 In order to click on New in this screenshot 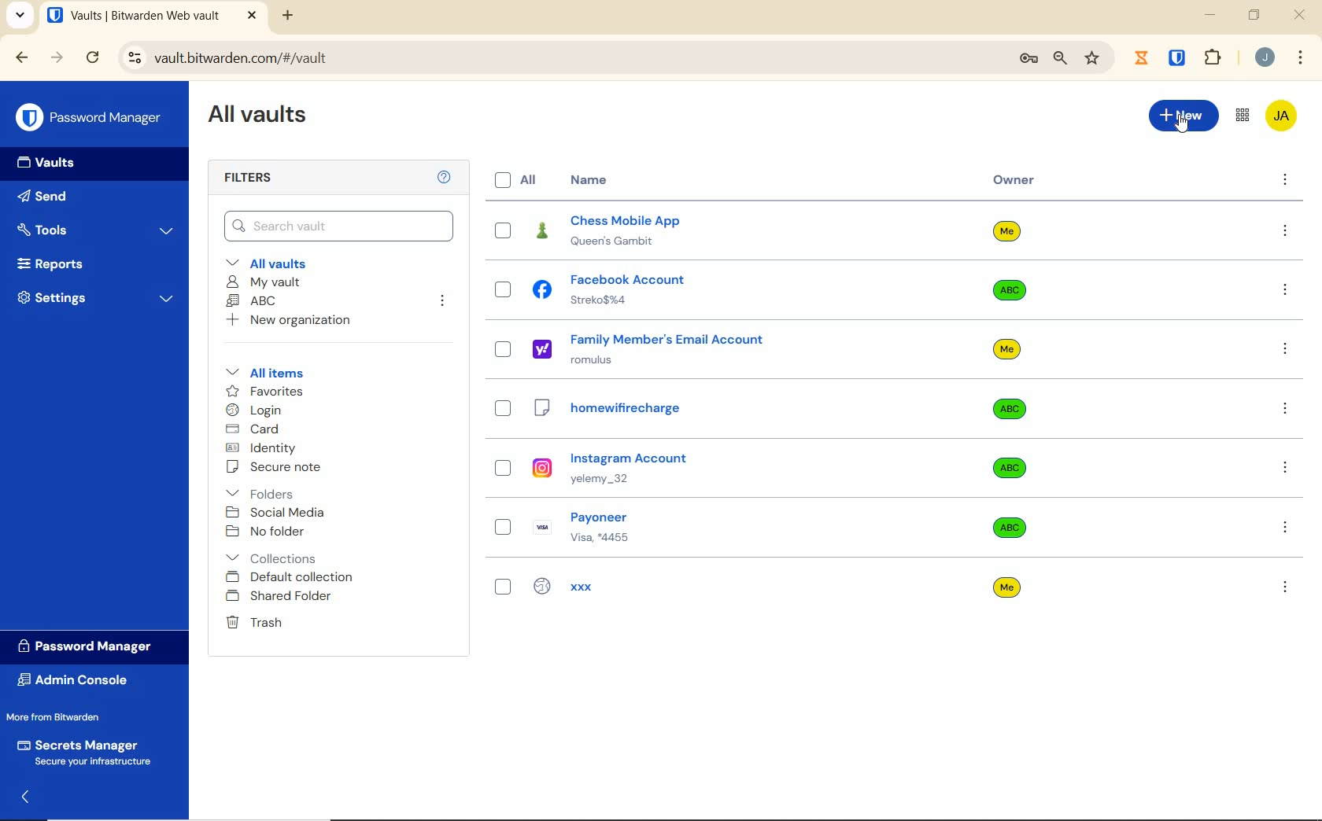, I will do `click(1183, 116)`.